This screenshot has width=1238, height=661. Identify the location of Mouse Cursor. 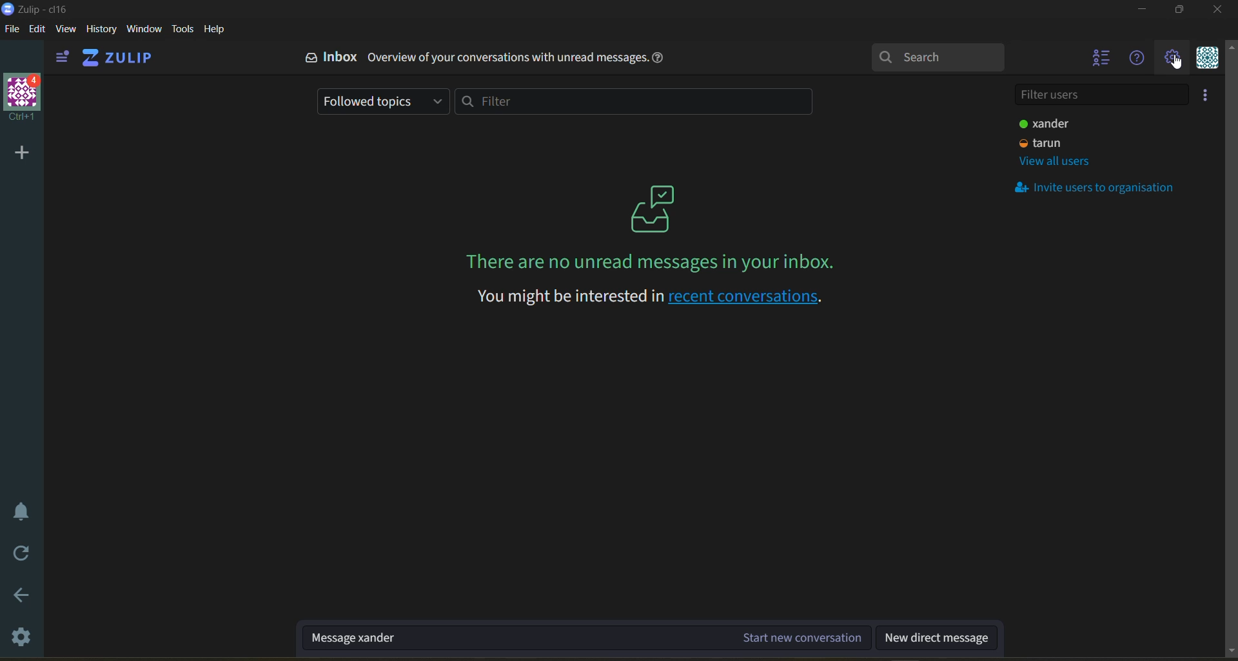
(1179, 62).